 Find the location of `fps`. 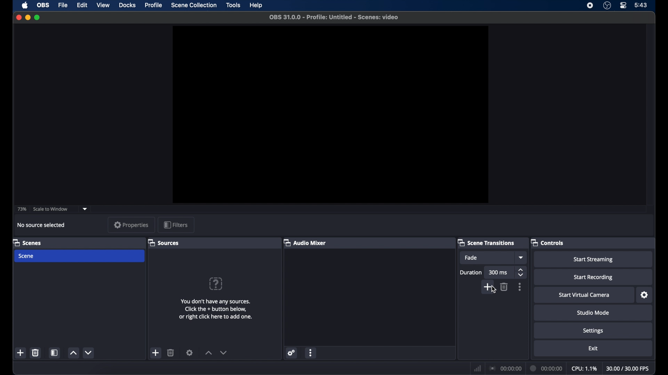

fps is located at coordinates (628, 368).